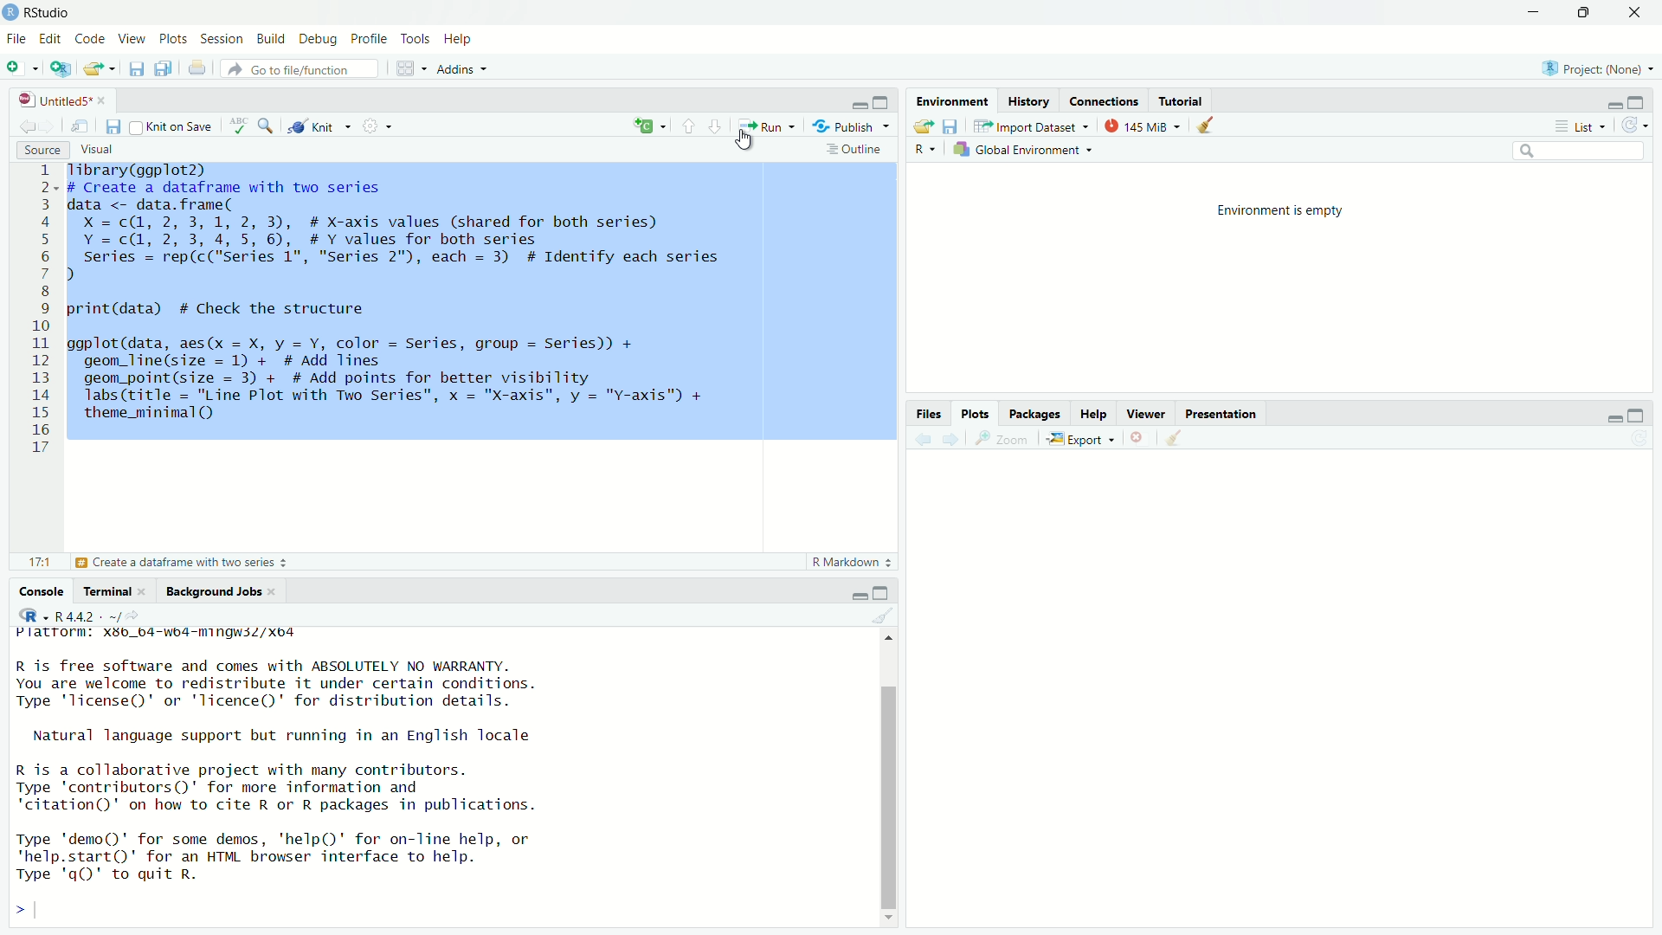 The width and height of the screenshot is (1662, 935). What do you see at coordinates (81, 126) in the screenshot?
I see `Show in new window` at bounding box center [81, 126].